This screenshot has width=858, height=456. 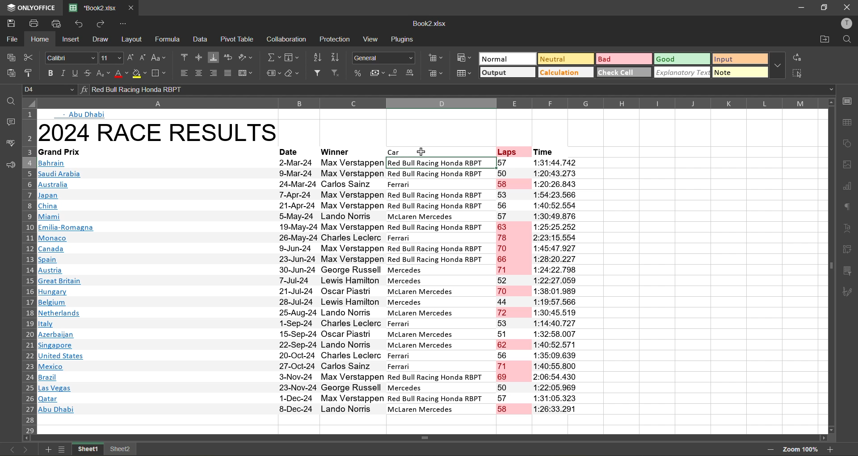 I want to click on save, so click(x=11, y=24).